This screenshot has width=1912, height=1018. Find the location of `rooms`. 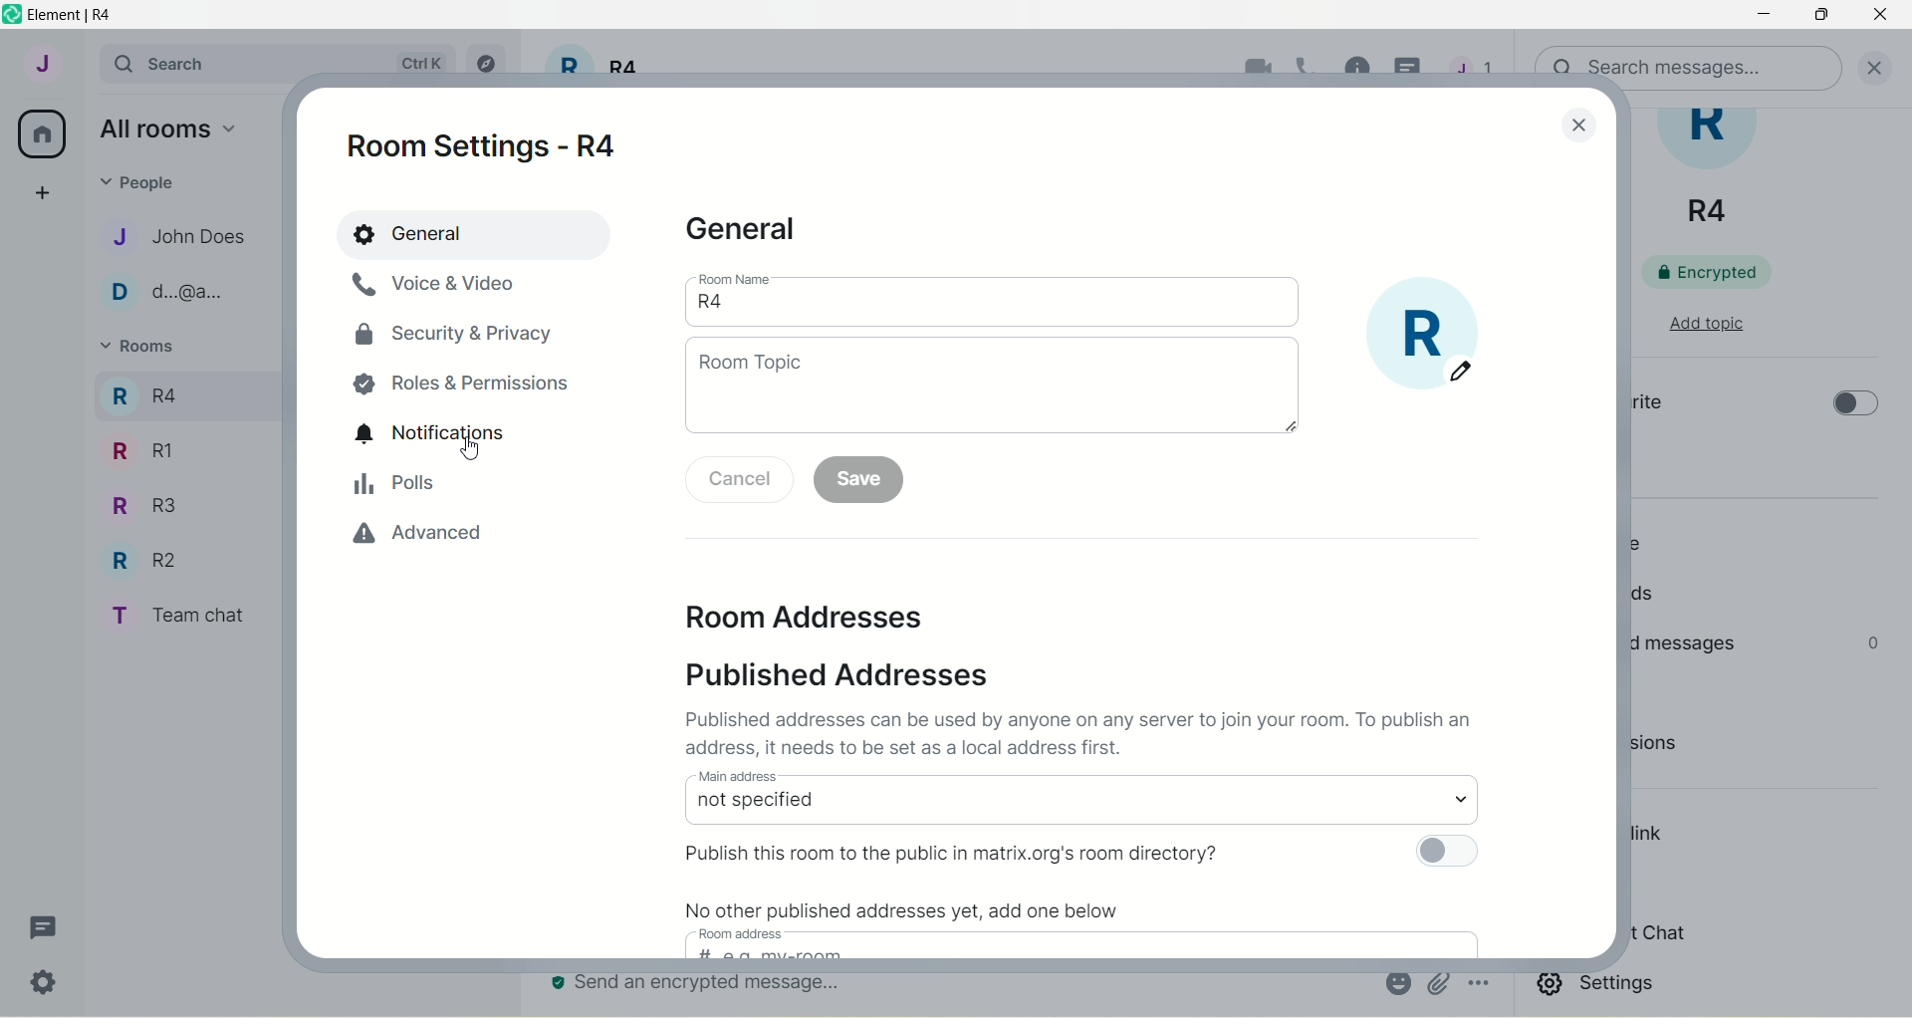

rooms is located at coordinates (141, 349).